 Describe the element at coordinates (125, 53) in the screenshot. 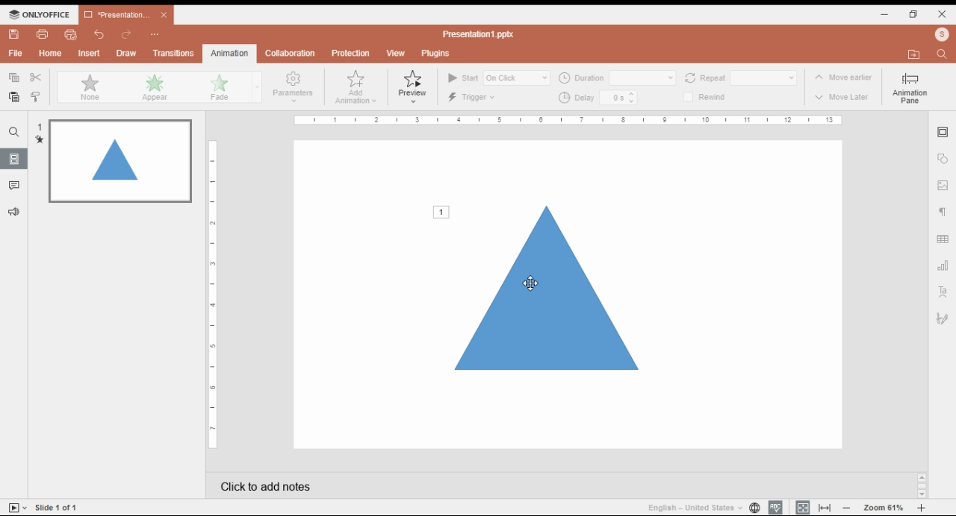

I see `draw` at that location.